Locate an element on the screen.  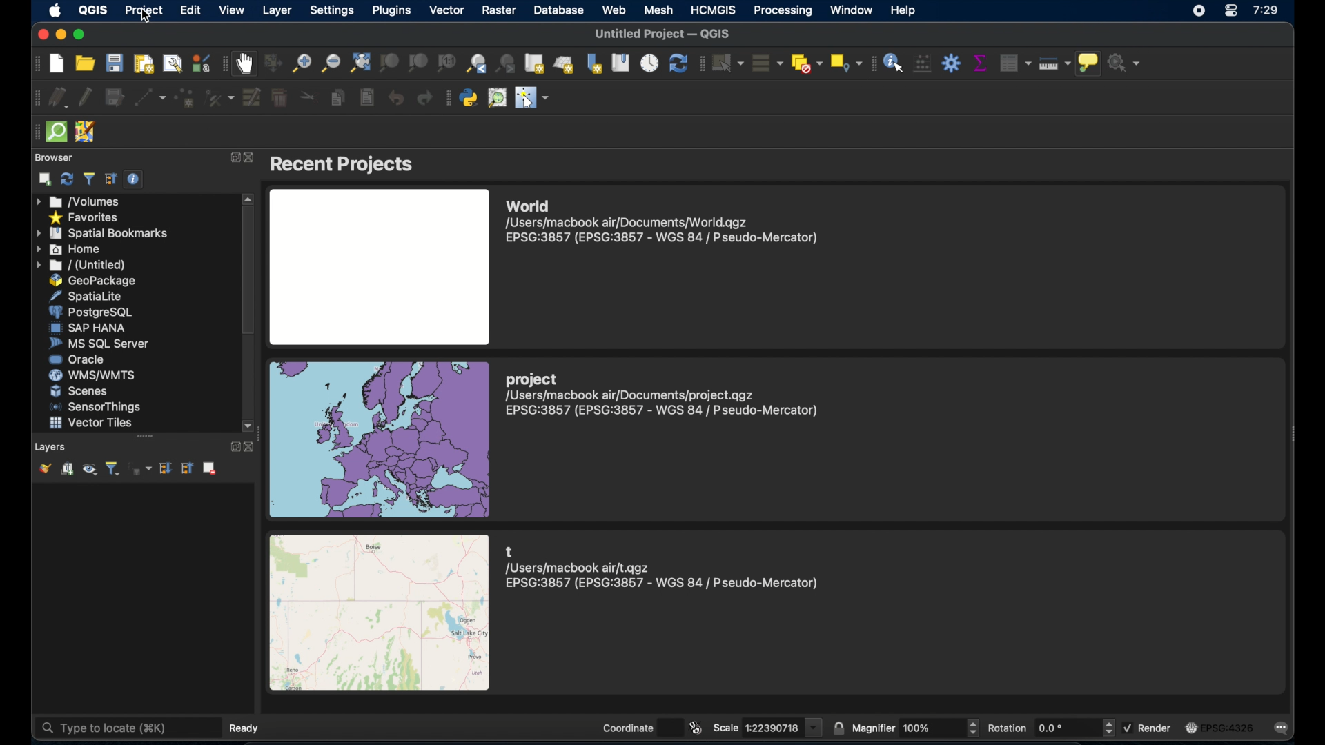
project toolbar is located at coordinates (35, 63).